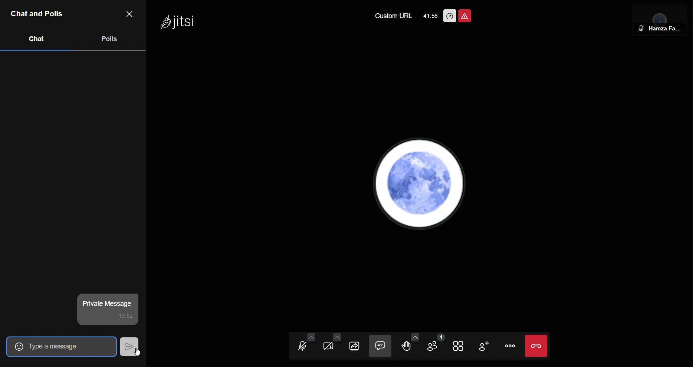  Describe the element at coordinates (130, 15) in the screenshot. I see `Close` at that location.